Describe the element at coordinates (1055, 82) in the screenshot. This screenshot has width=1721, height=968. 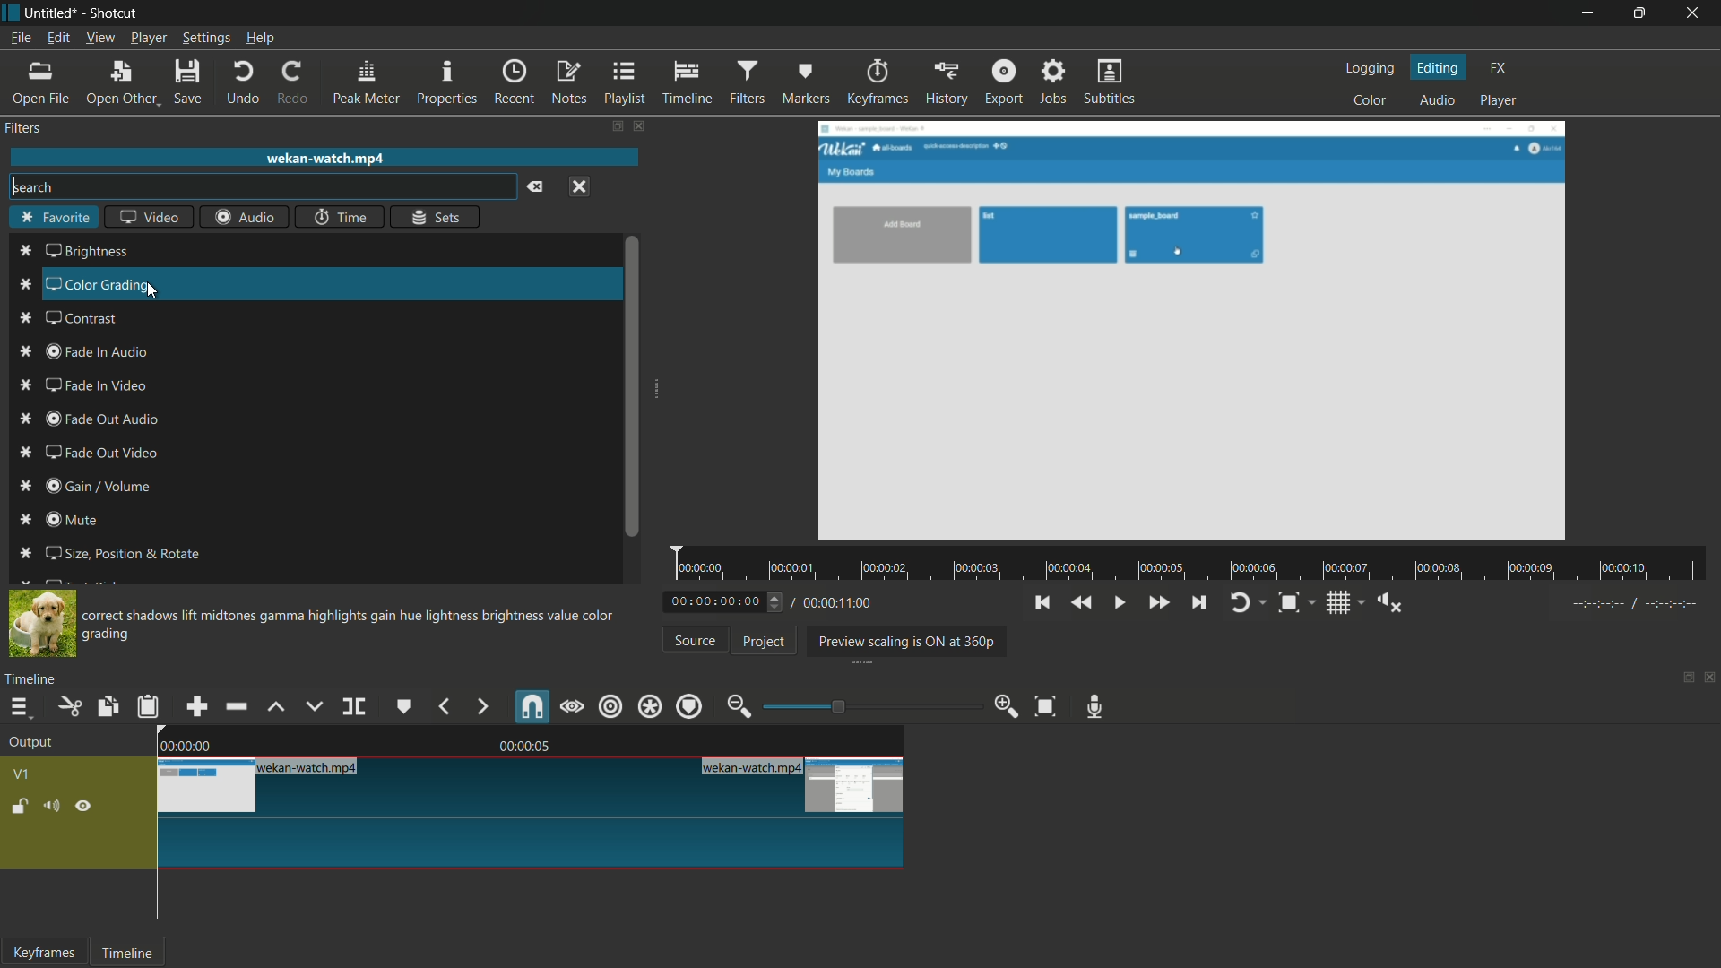
I see `jobs` at that location.